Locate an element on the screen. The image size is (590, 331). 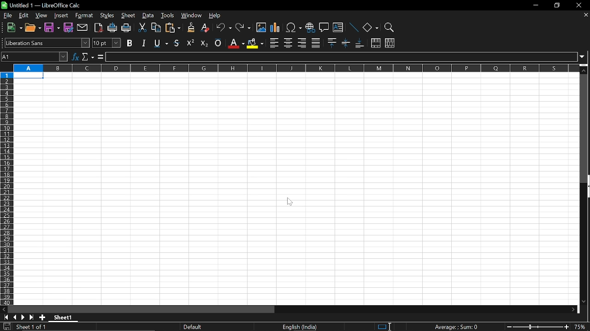
Move up is located at coordinates (584, 70).